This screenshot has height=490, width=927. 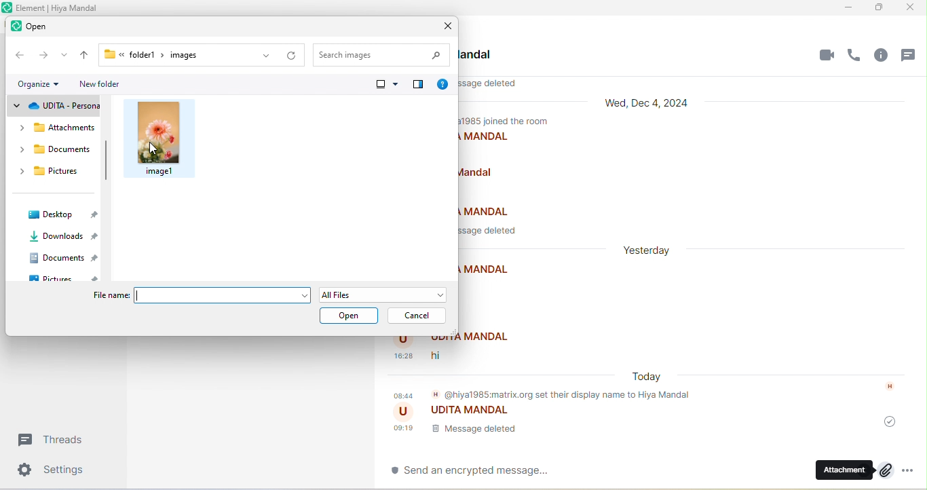 I want to click on search, so click(x=381, y=54).